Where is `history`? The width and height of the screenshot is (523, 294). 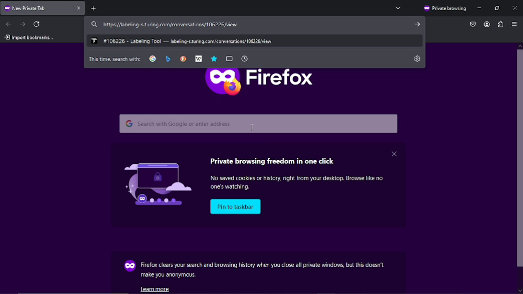
history is located at coordinates (244, 58).